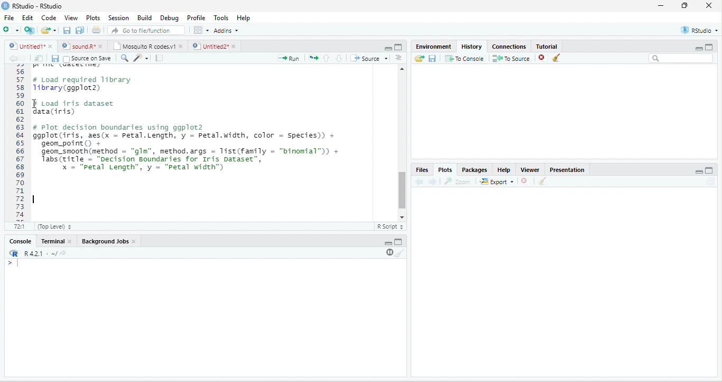 The width and height of the screenshot is (722, 382). What do you see at coordinates (140, 59) in the screenshot?
I see `tools` at bounding box center [140, 59].